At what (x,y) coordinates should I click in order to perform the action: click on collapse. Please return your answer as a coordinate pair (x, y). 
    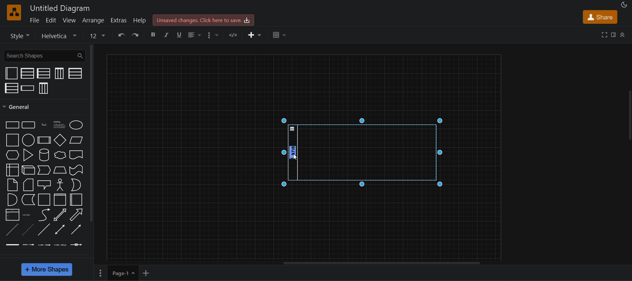
    Looking at the image, I should click on (628, 117).